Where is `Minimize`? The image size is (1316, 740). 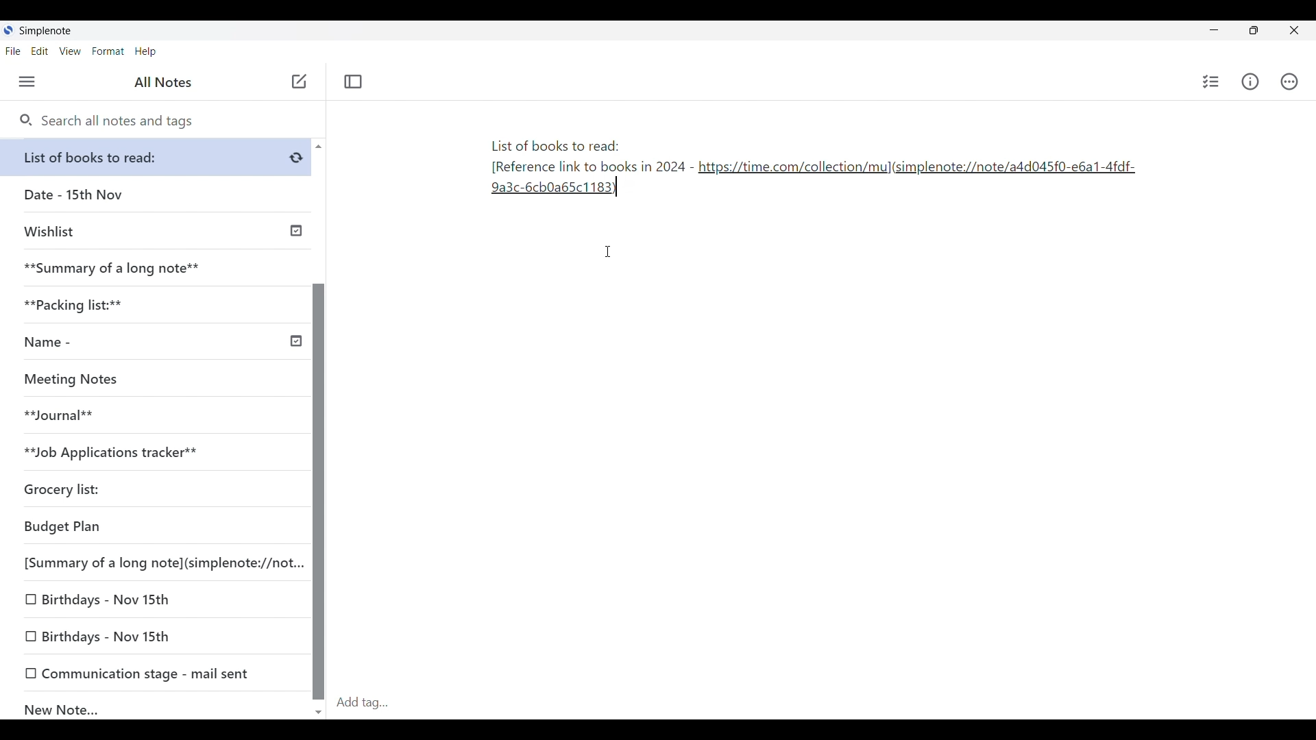 Minimize is located at coordinates (1211, 29).